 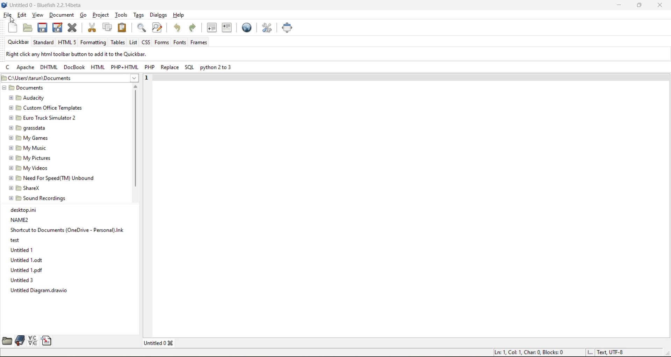 I want to click on preview in browser, so click(x=247, y=28).